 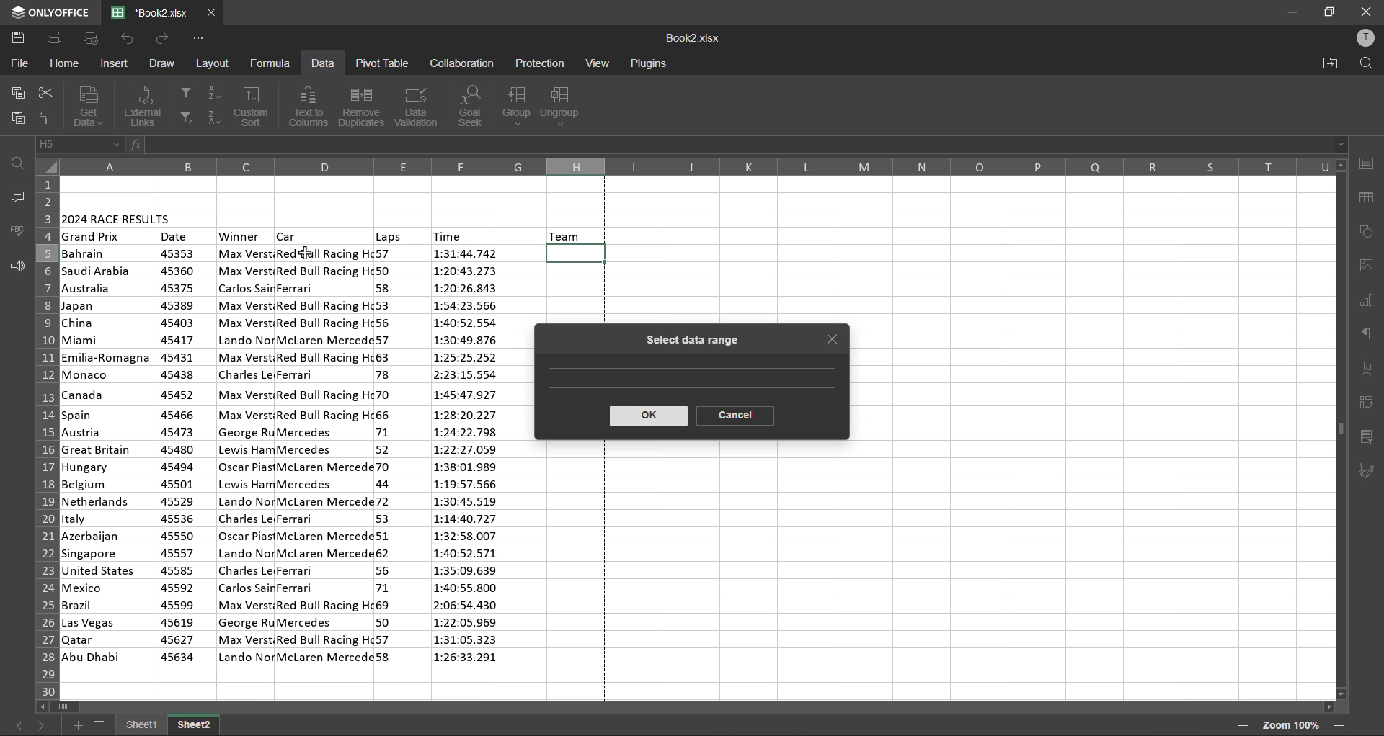 I want to click on zoom factor, so click(x=1293, y=724).